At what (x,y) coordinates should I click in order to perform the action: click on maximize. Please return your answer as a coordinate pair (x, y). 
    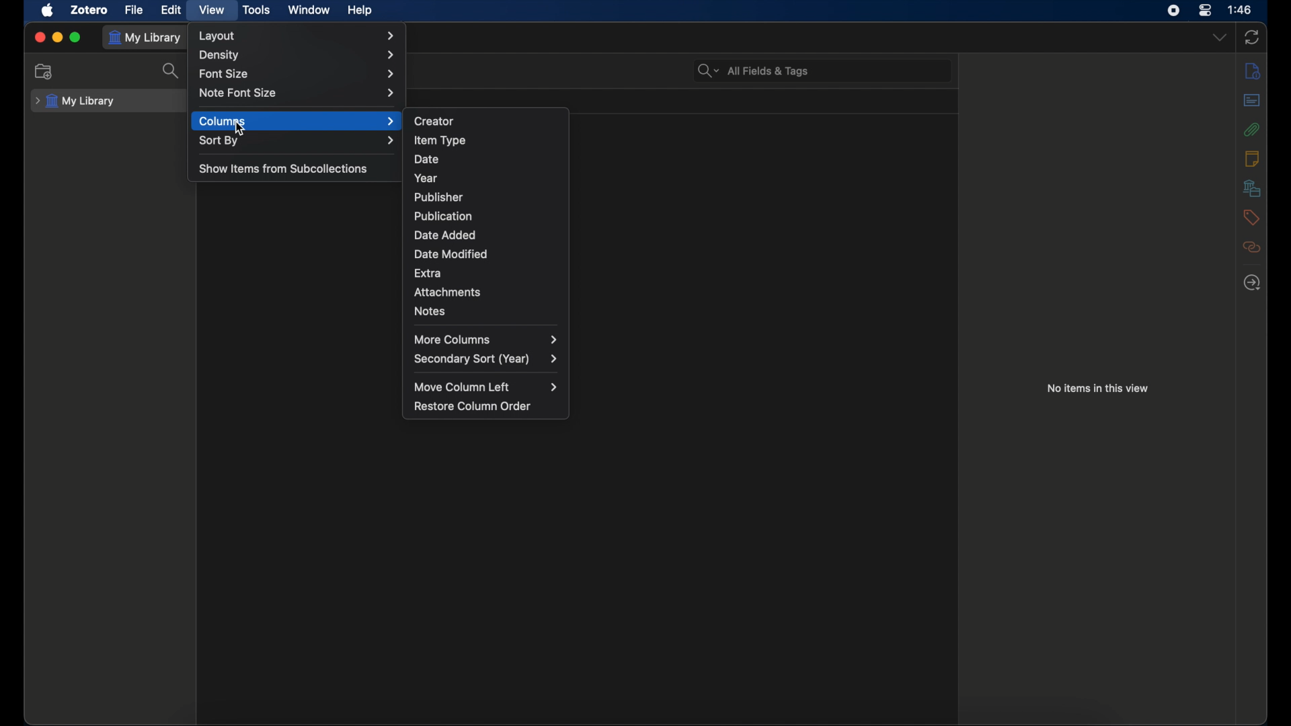
    Looking at the image, I should click on (76, 38).